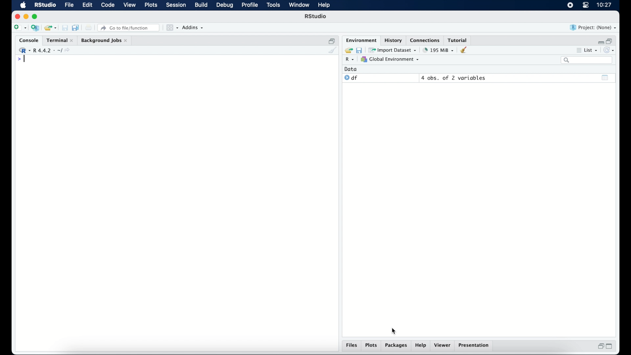  What do you see at coordinates (600, 347) in the screenshot?
I see `restore down` at bounding box center [600, 347].